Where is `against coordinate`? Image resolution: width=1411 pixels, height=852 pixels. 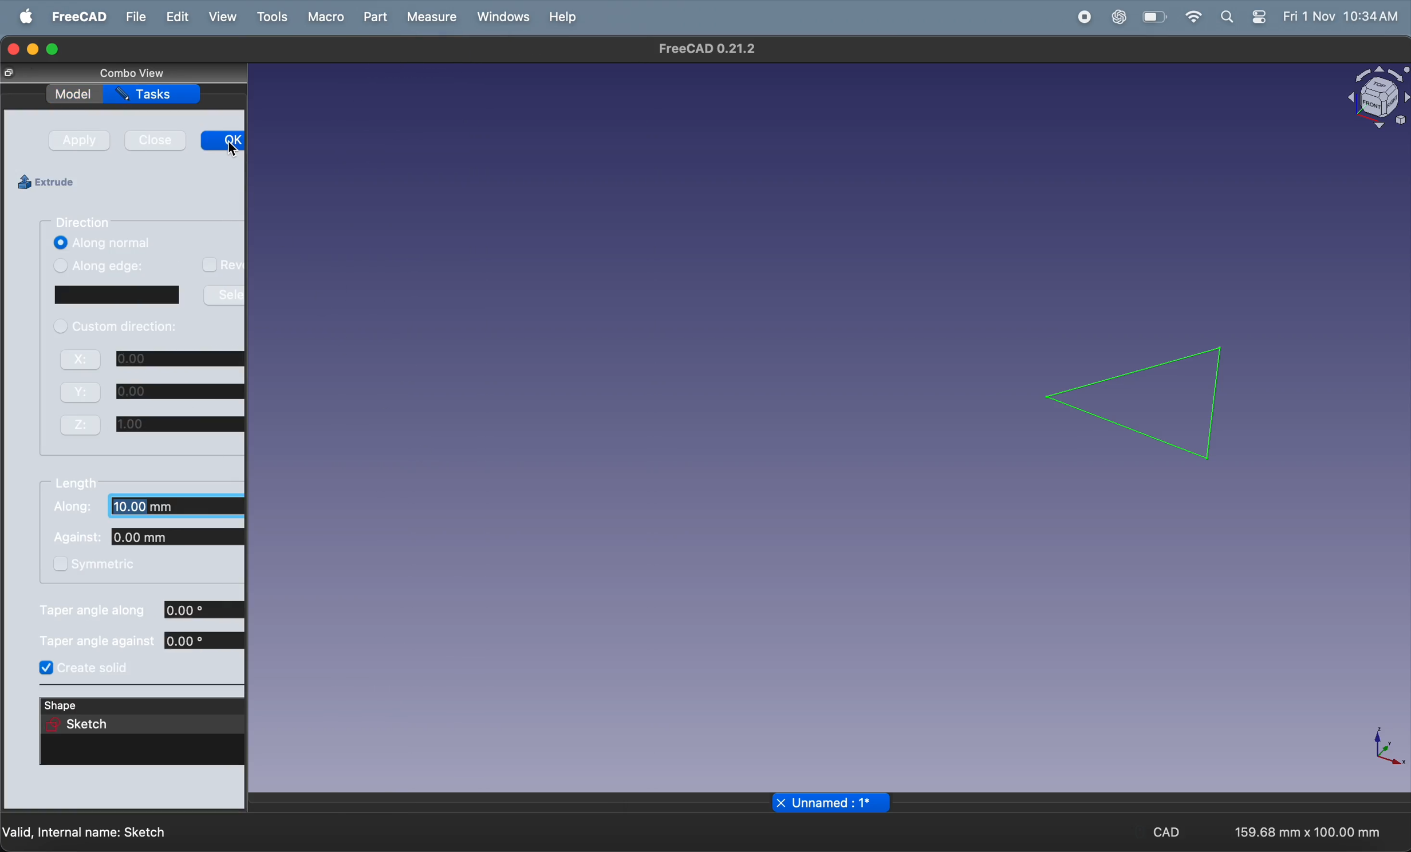
against coordinate is located at coordinates (181, 537).